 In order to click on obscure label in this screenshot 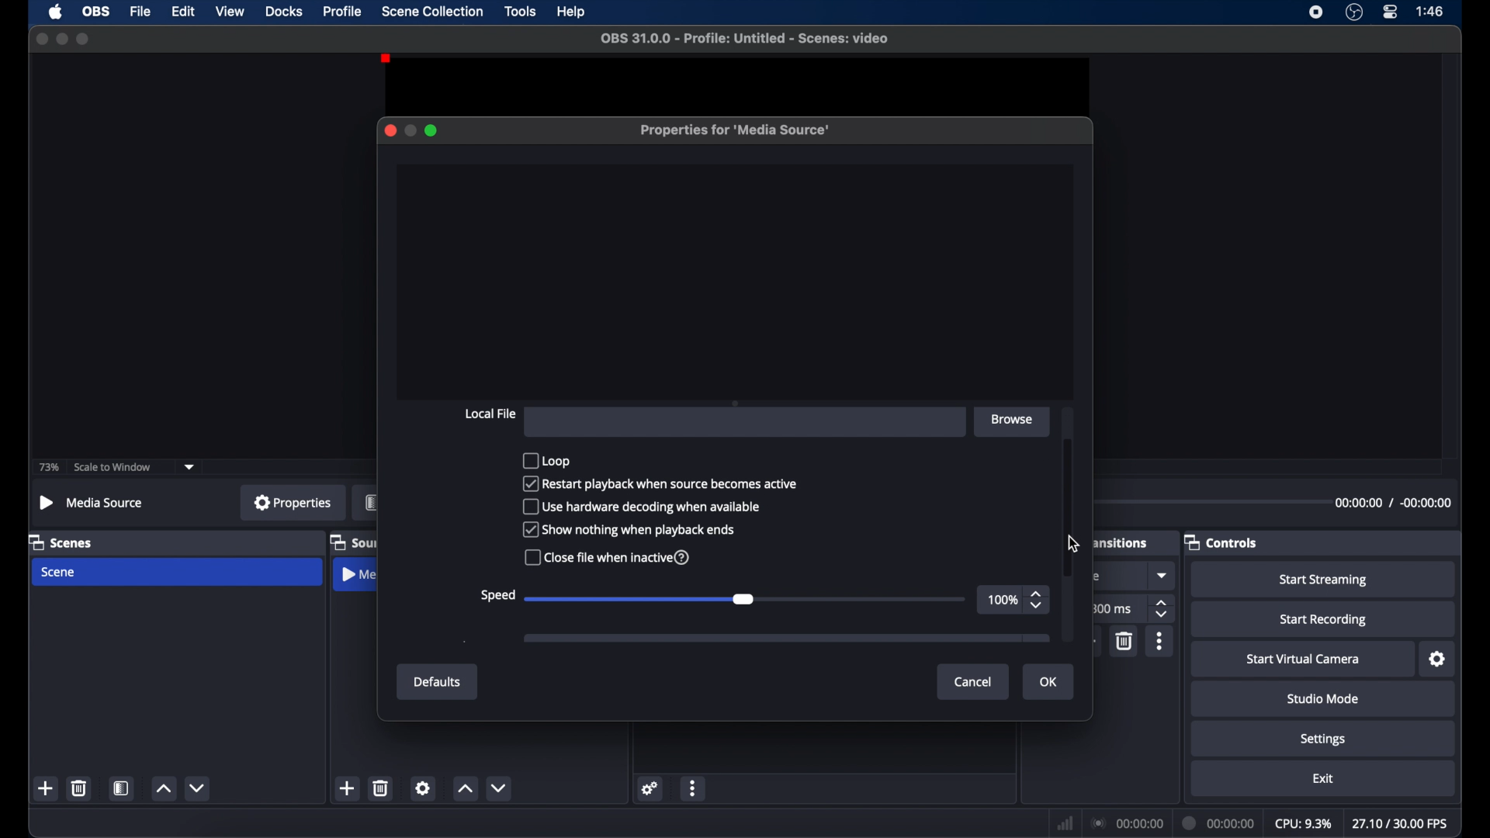, I will do `click(1121, 541)`.